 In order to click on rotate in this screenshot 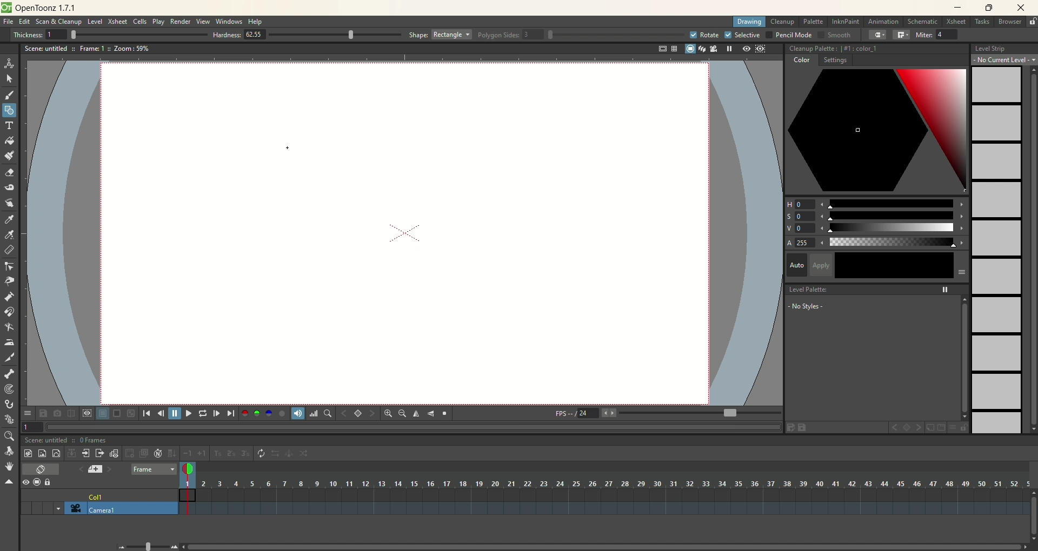, I will do `click(11, 452)`.